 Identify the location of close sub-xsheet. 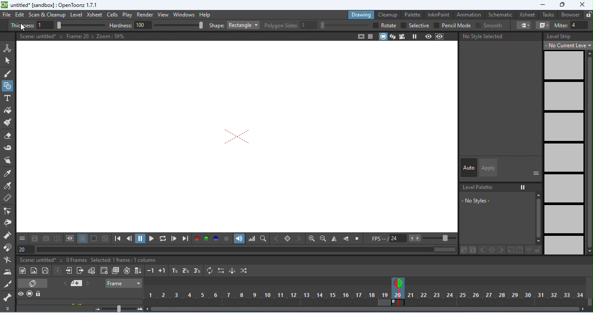
(80, 270).